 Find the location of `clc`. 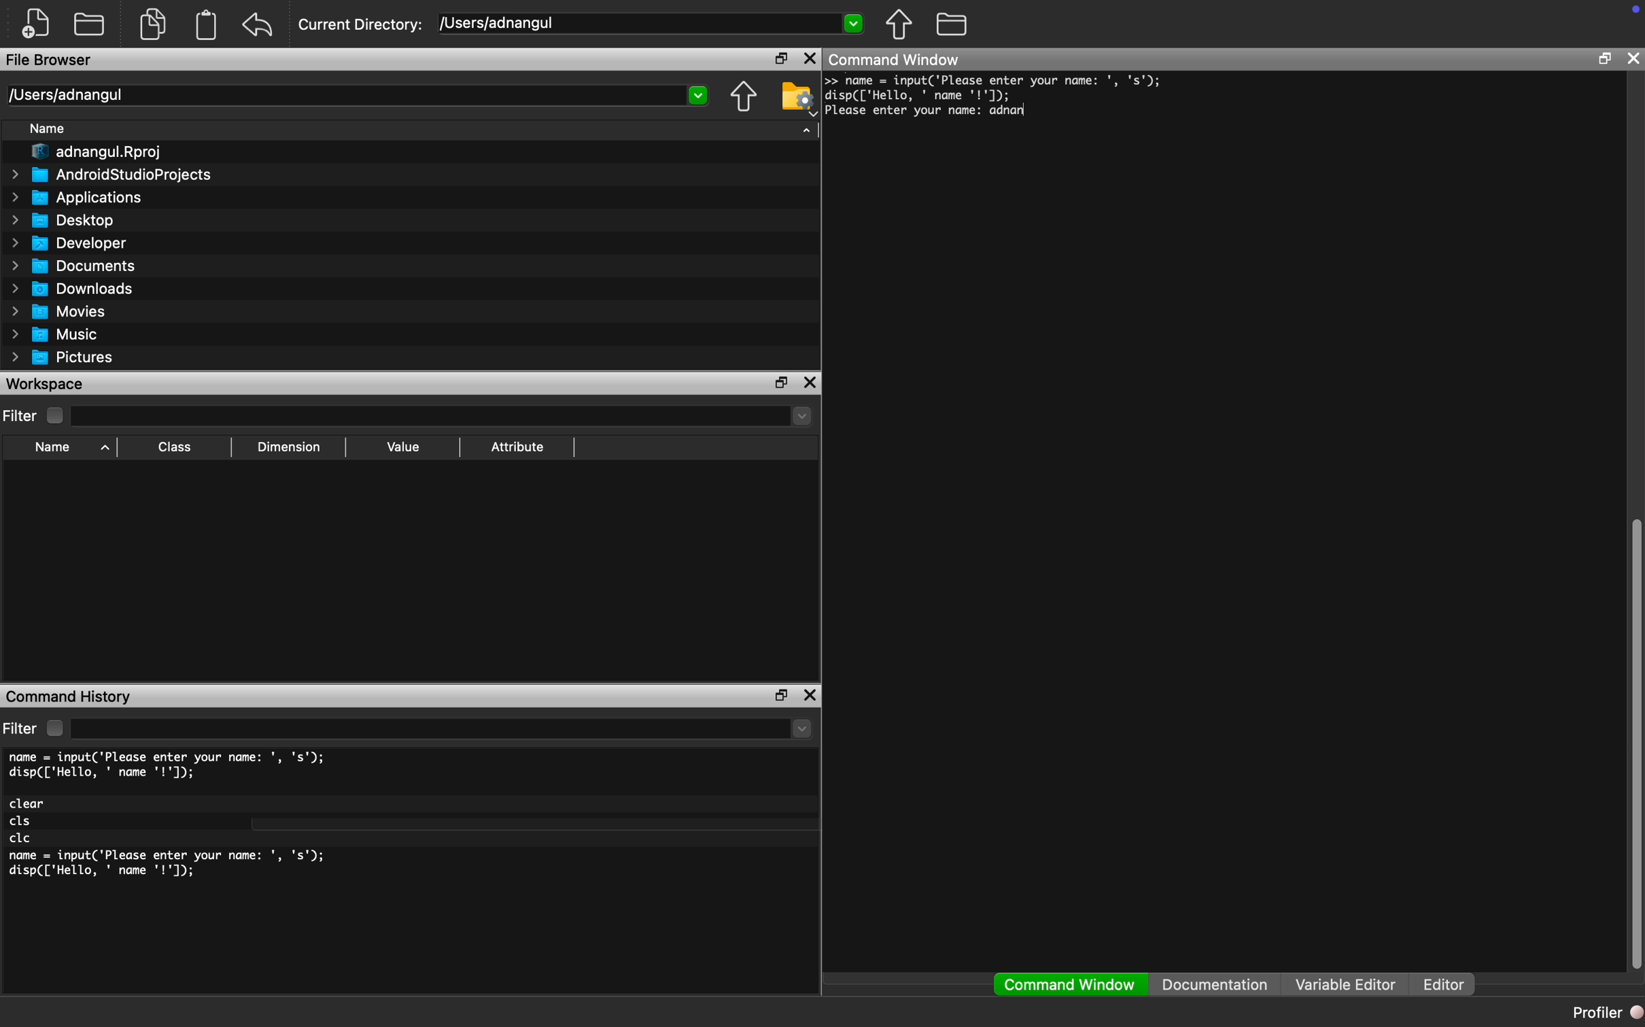

clc is located at coordinates (22, 839).